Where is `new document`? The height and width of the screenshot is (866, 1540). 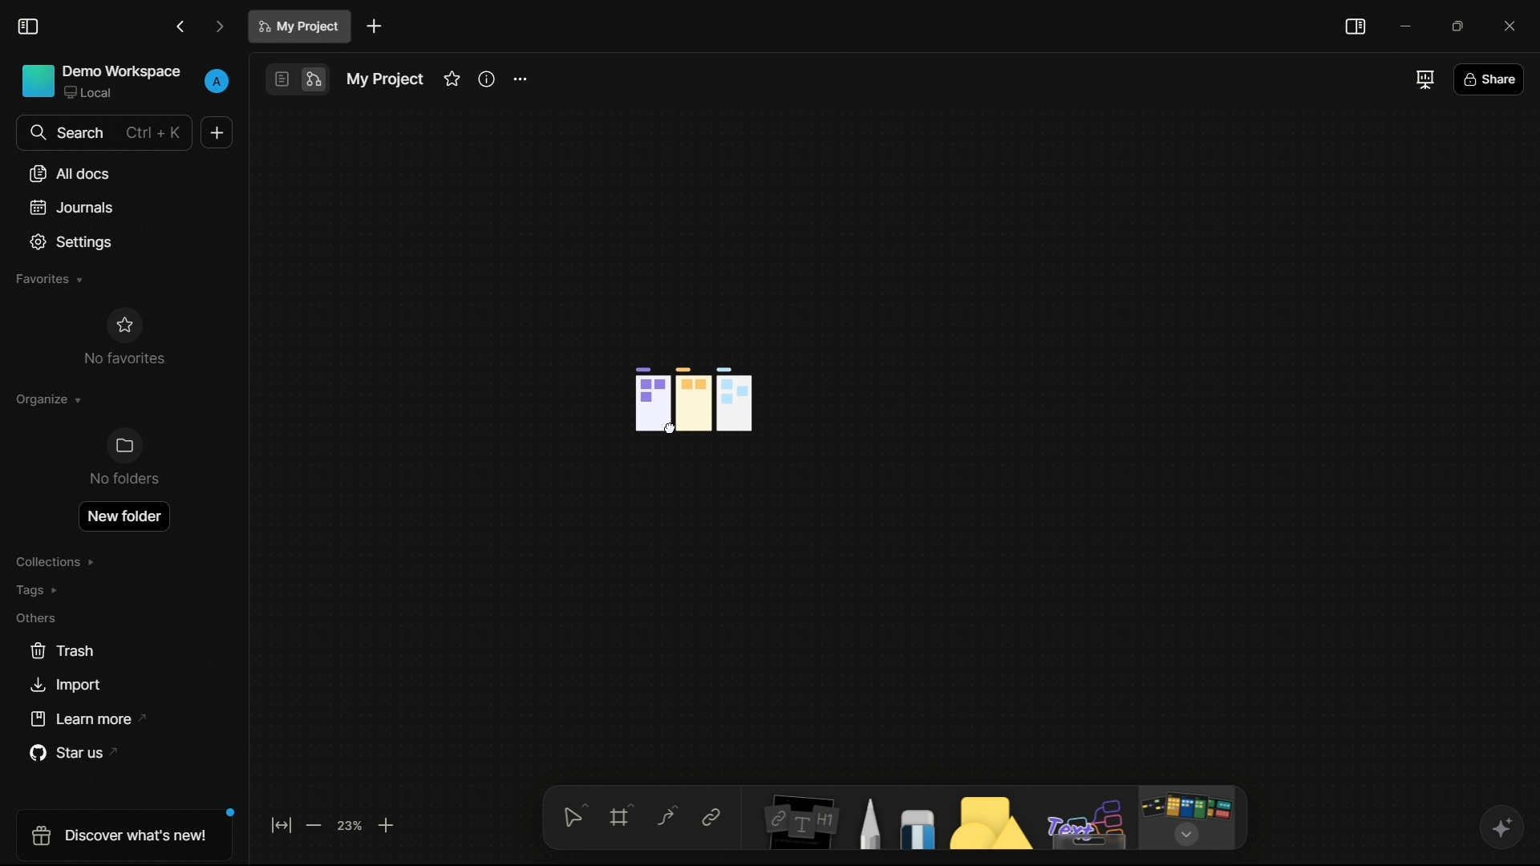 new document is located at coordinates (375, 26).